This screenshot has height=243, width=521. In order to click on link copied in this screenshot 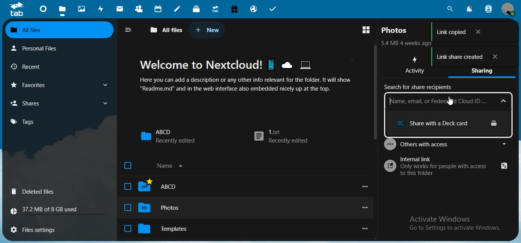, I will do `click(472, 32)`.